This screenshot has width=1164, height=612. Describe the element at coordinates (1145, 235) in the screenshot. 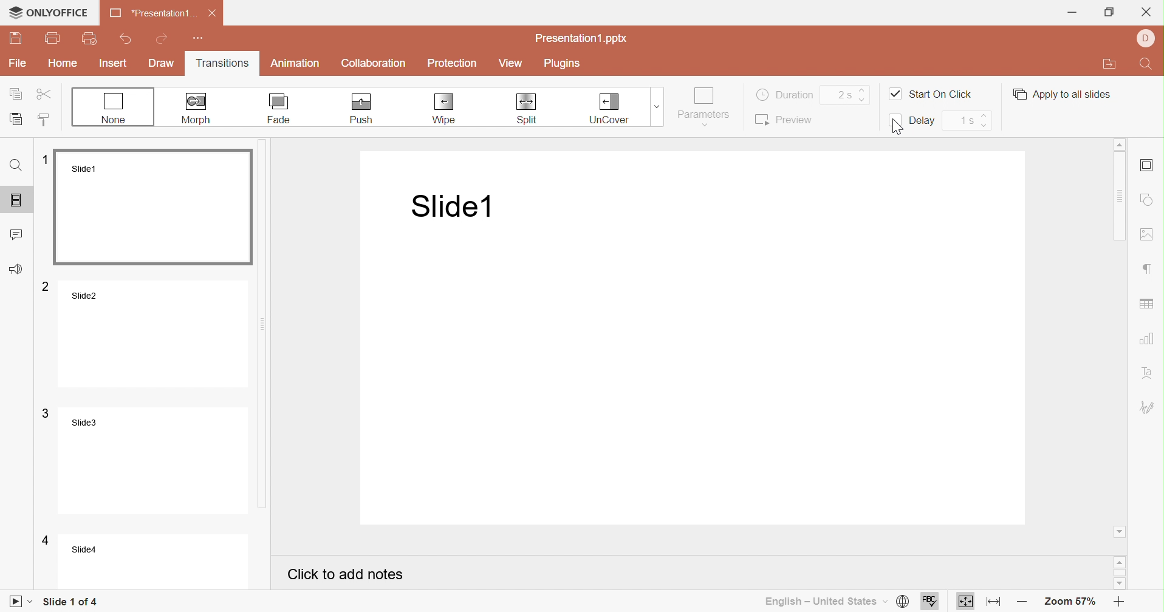

I see `Insert image` at that location.